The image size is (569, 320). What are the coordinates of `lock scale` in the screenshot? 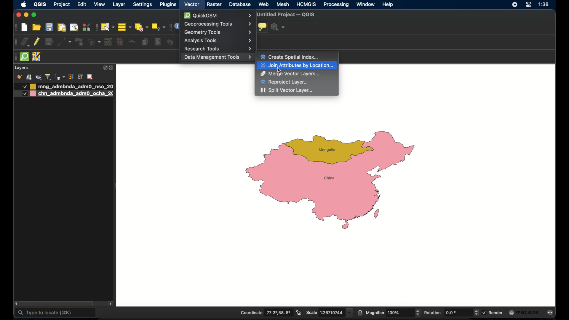 It's located at (361, 312).